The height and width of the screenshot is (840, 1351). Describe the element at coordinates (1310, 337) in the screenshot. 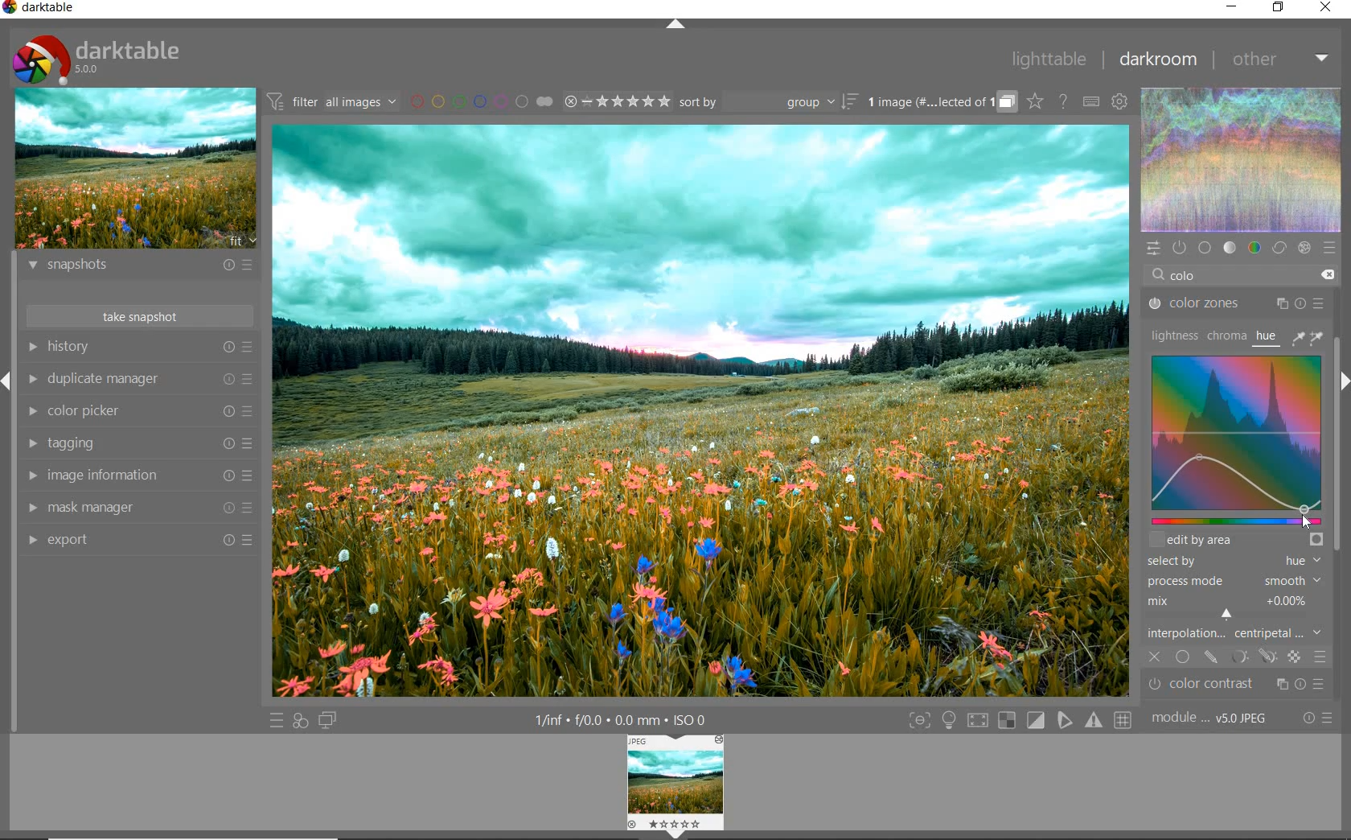

I see `picker tools` at that location.